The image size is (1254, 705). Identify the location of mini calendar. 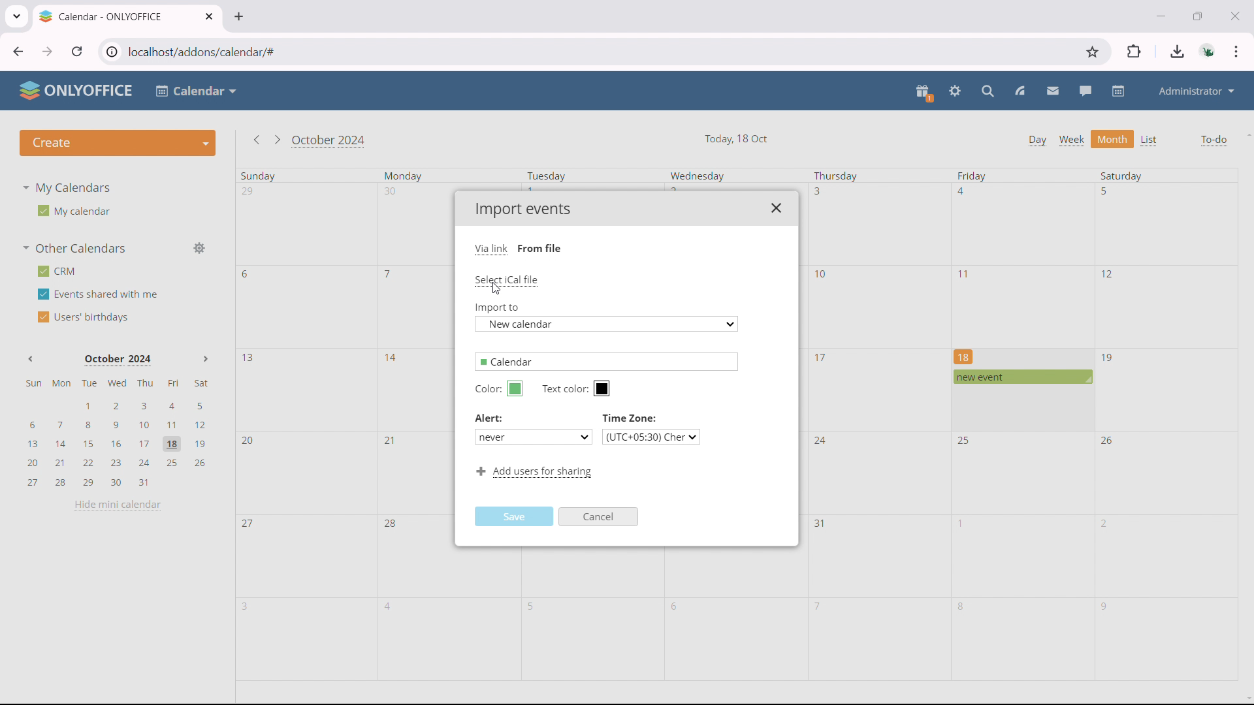
(117, 433).